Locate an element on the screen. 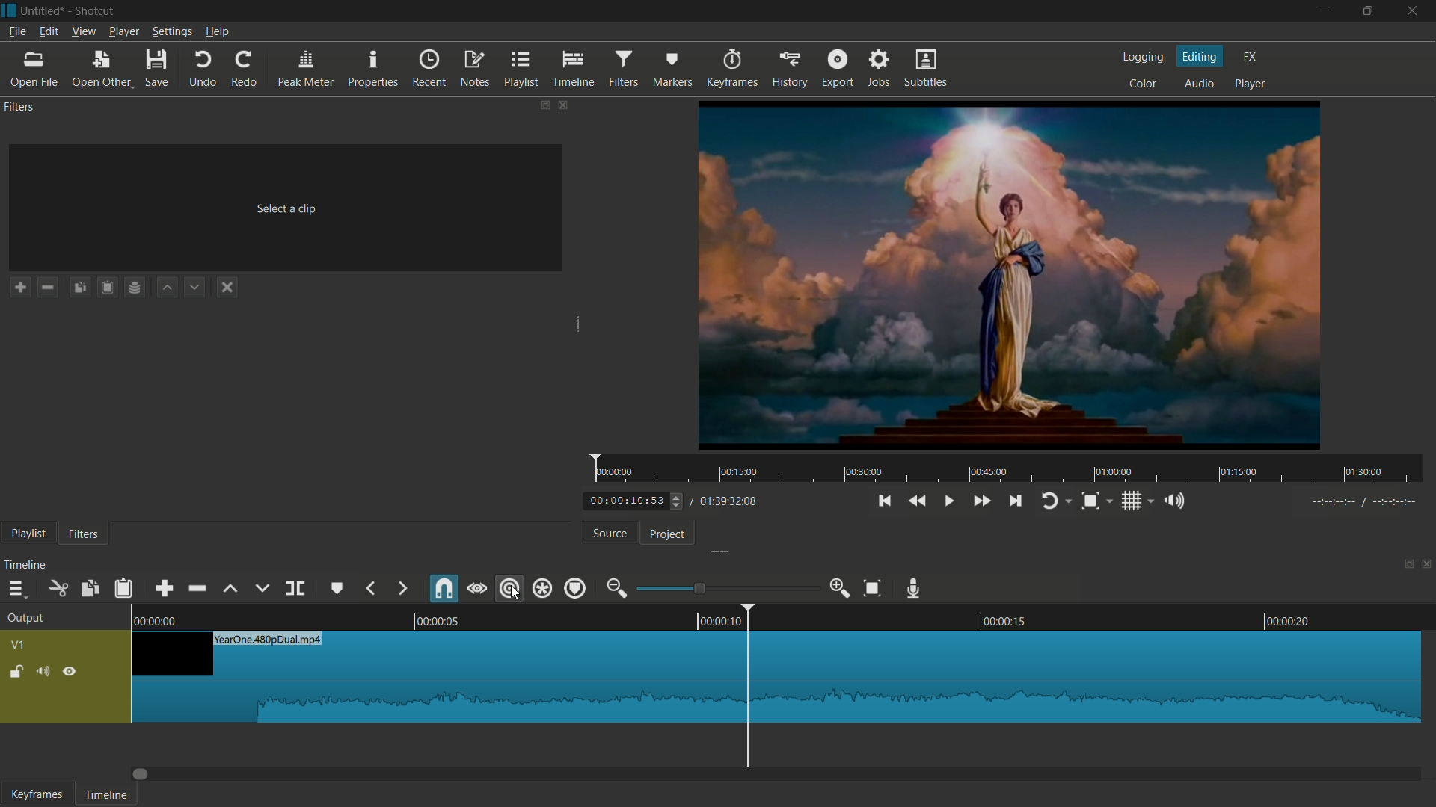  00:00:05 is located at coordinates (437, 621).